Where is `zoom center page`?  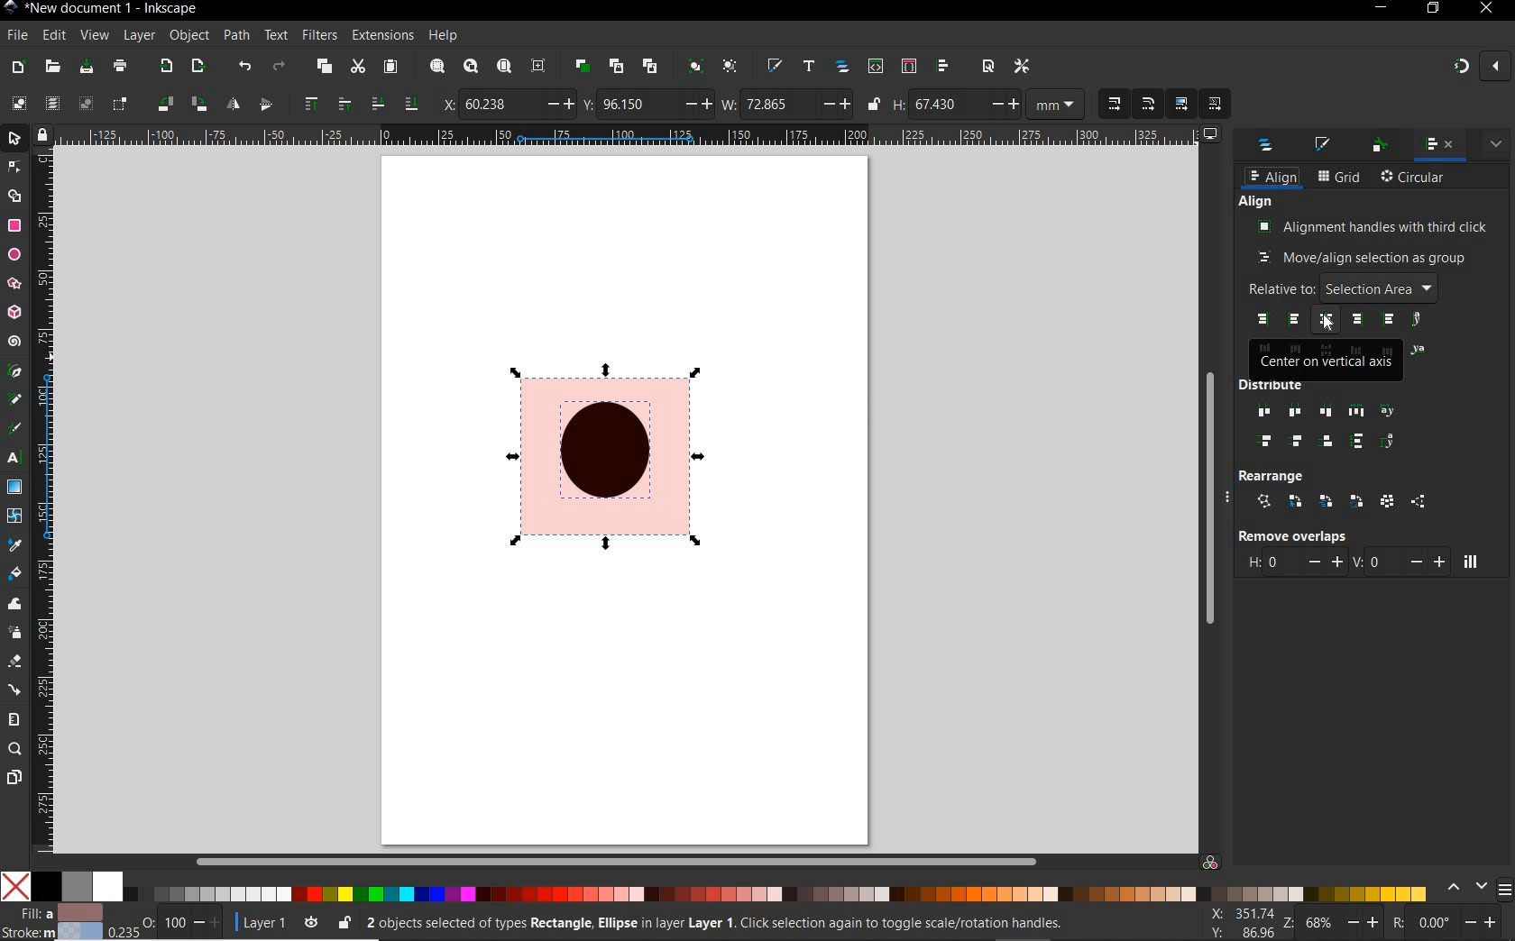
zoom center page is located at coordinates (538, 66).